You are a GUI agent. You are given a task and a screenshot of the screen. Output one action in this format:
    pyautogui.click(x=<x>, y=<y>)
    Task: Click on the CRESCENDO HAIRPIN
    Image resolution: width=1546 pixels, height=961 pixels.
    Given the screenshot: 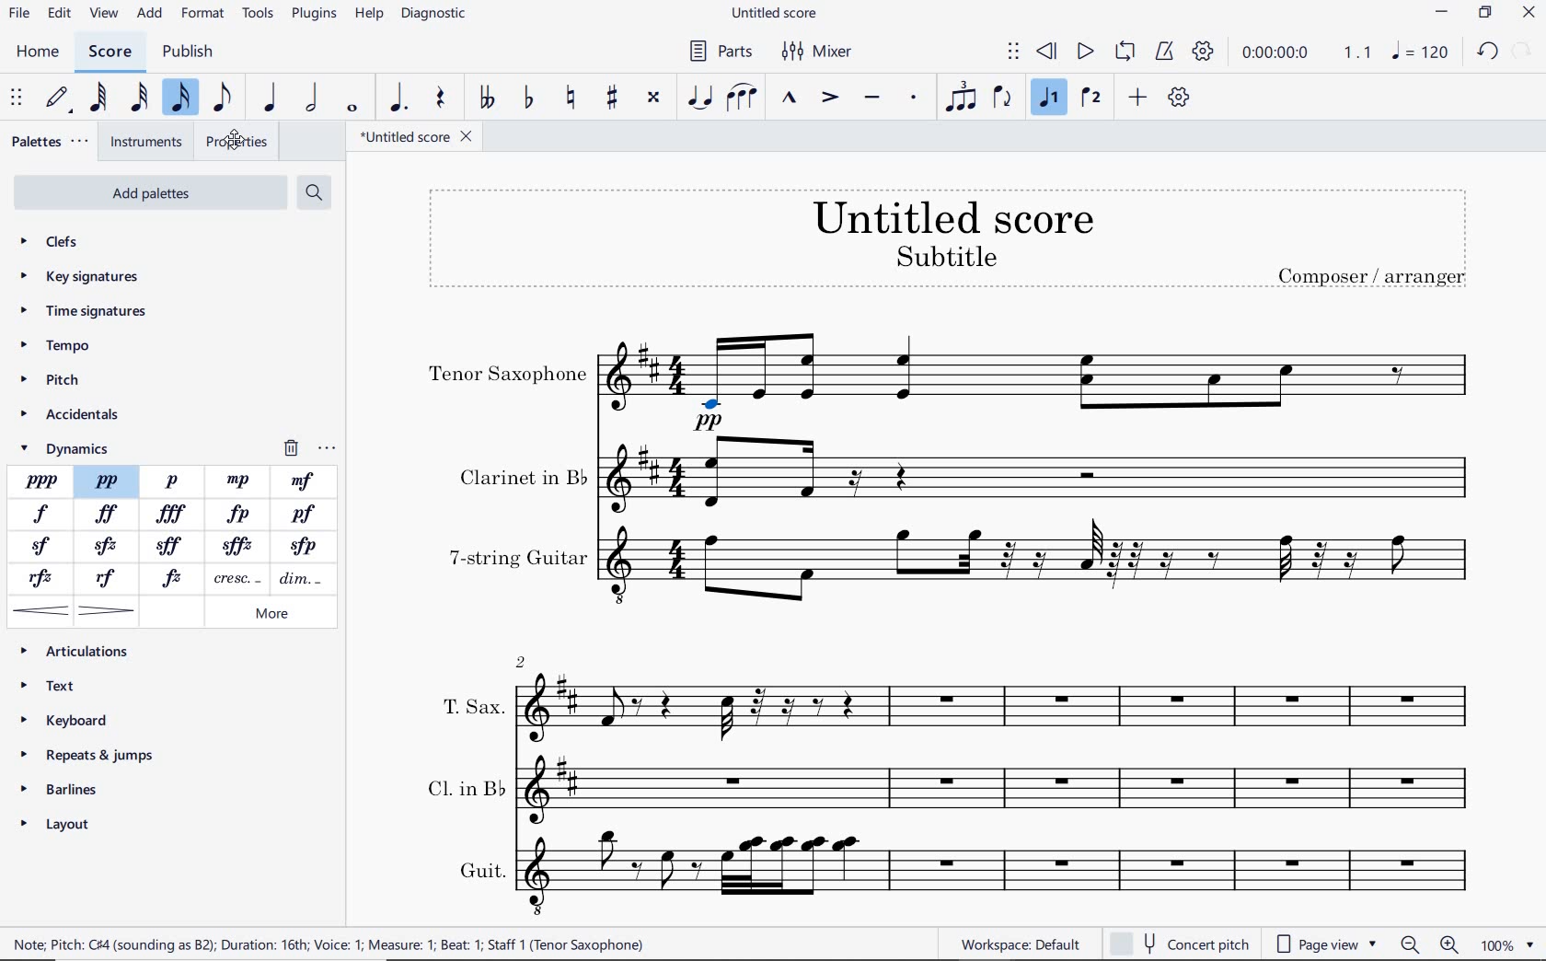 What is the action you would take?
    pyautogui.click(x=41, y=610)
    